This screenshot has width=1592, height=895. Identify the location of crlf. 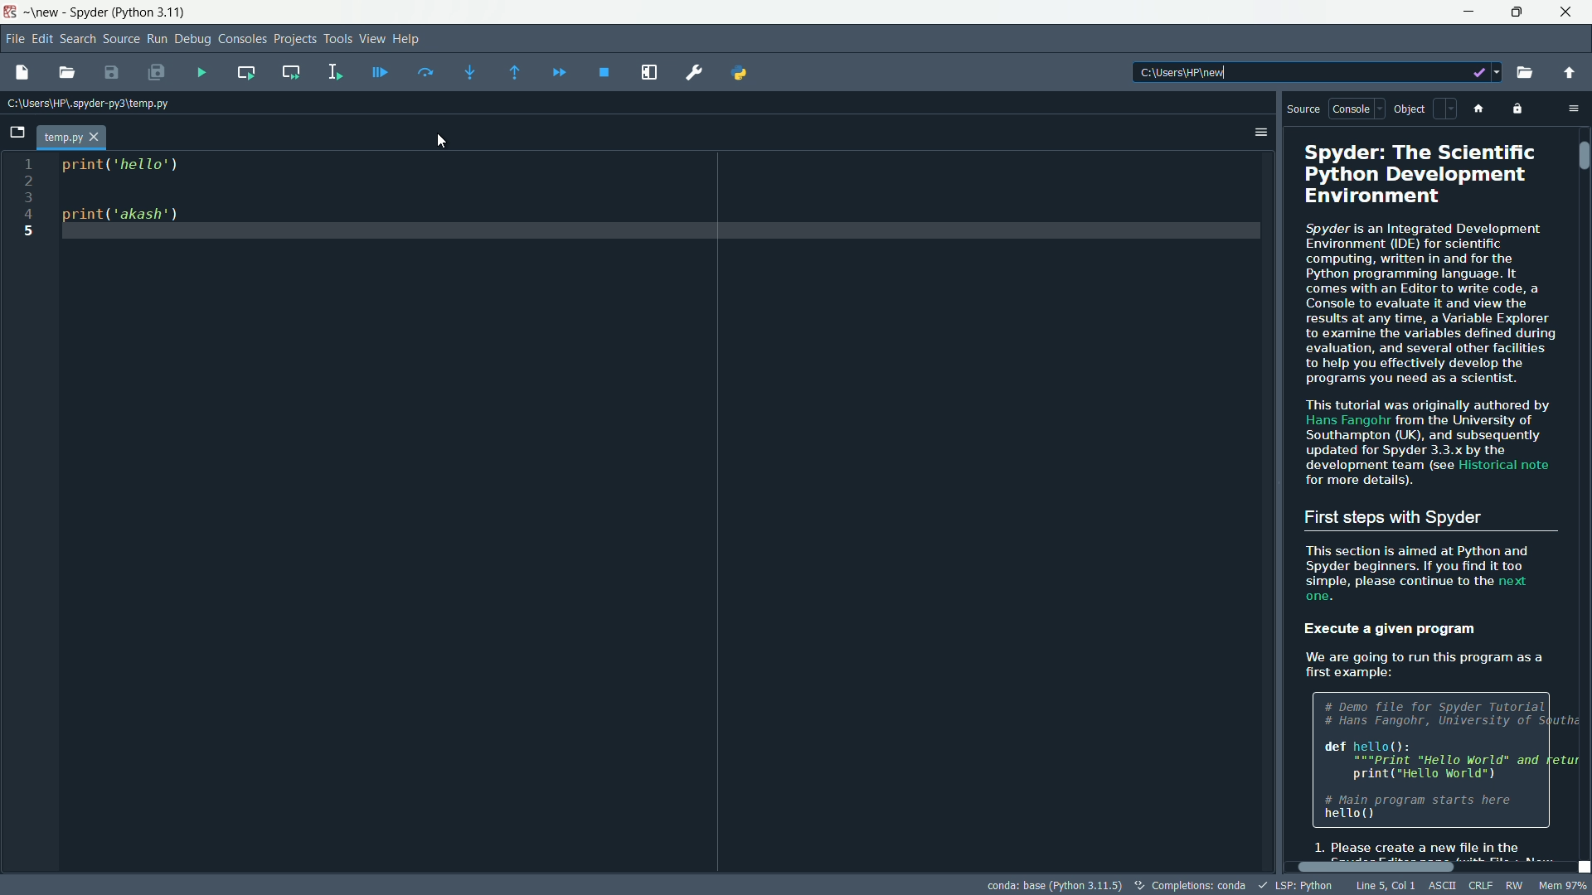
(1480, 885).